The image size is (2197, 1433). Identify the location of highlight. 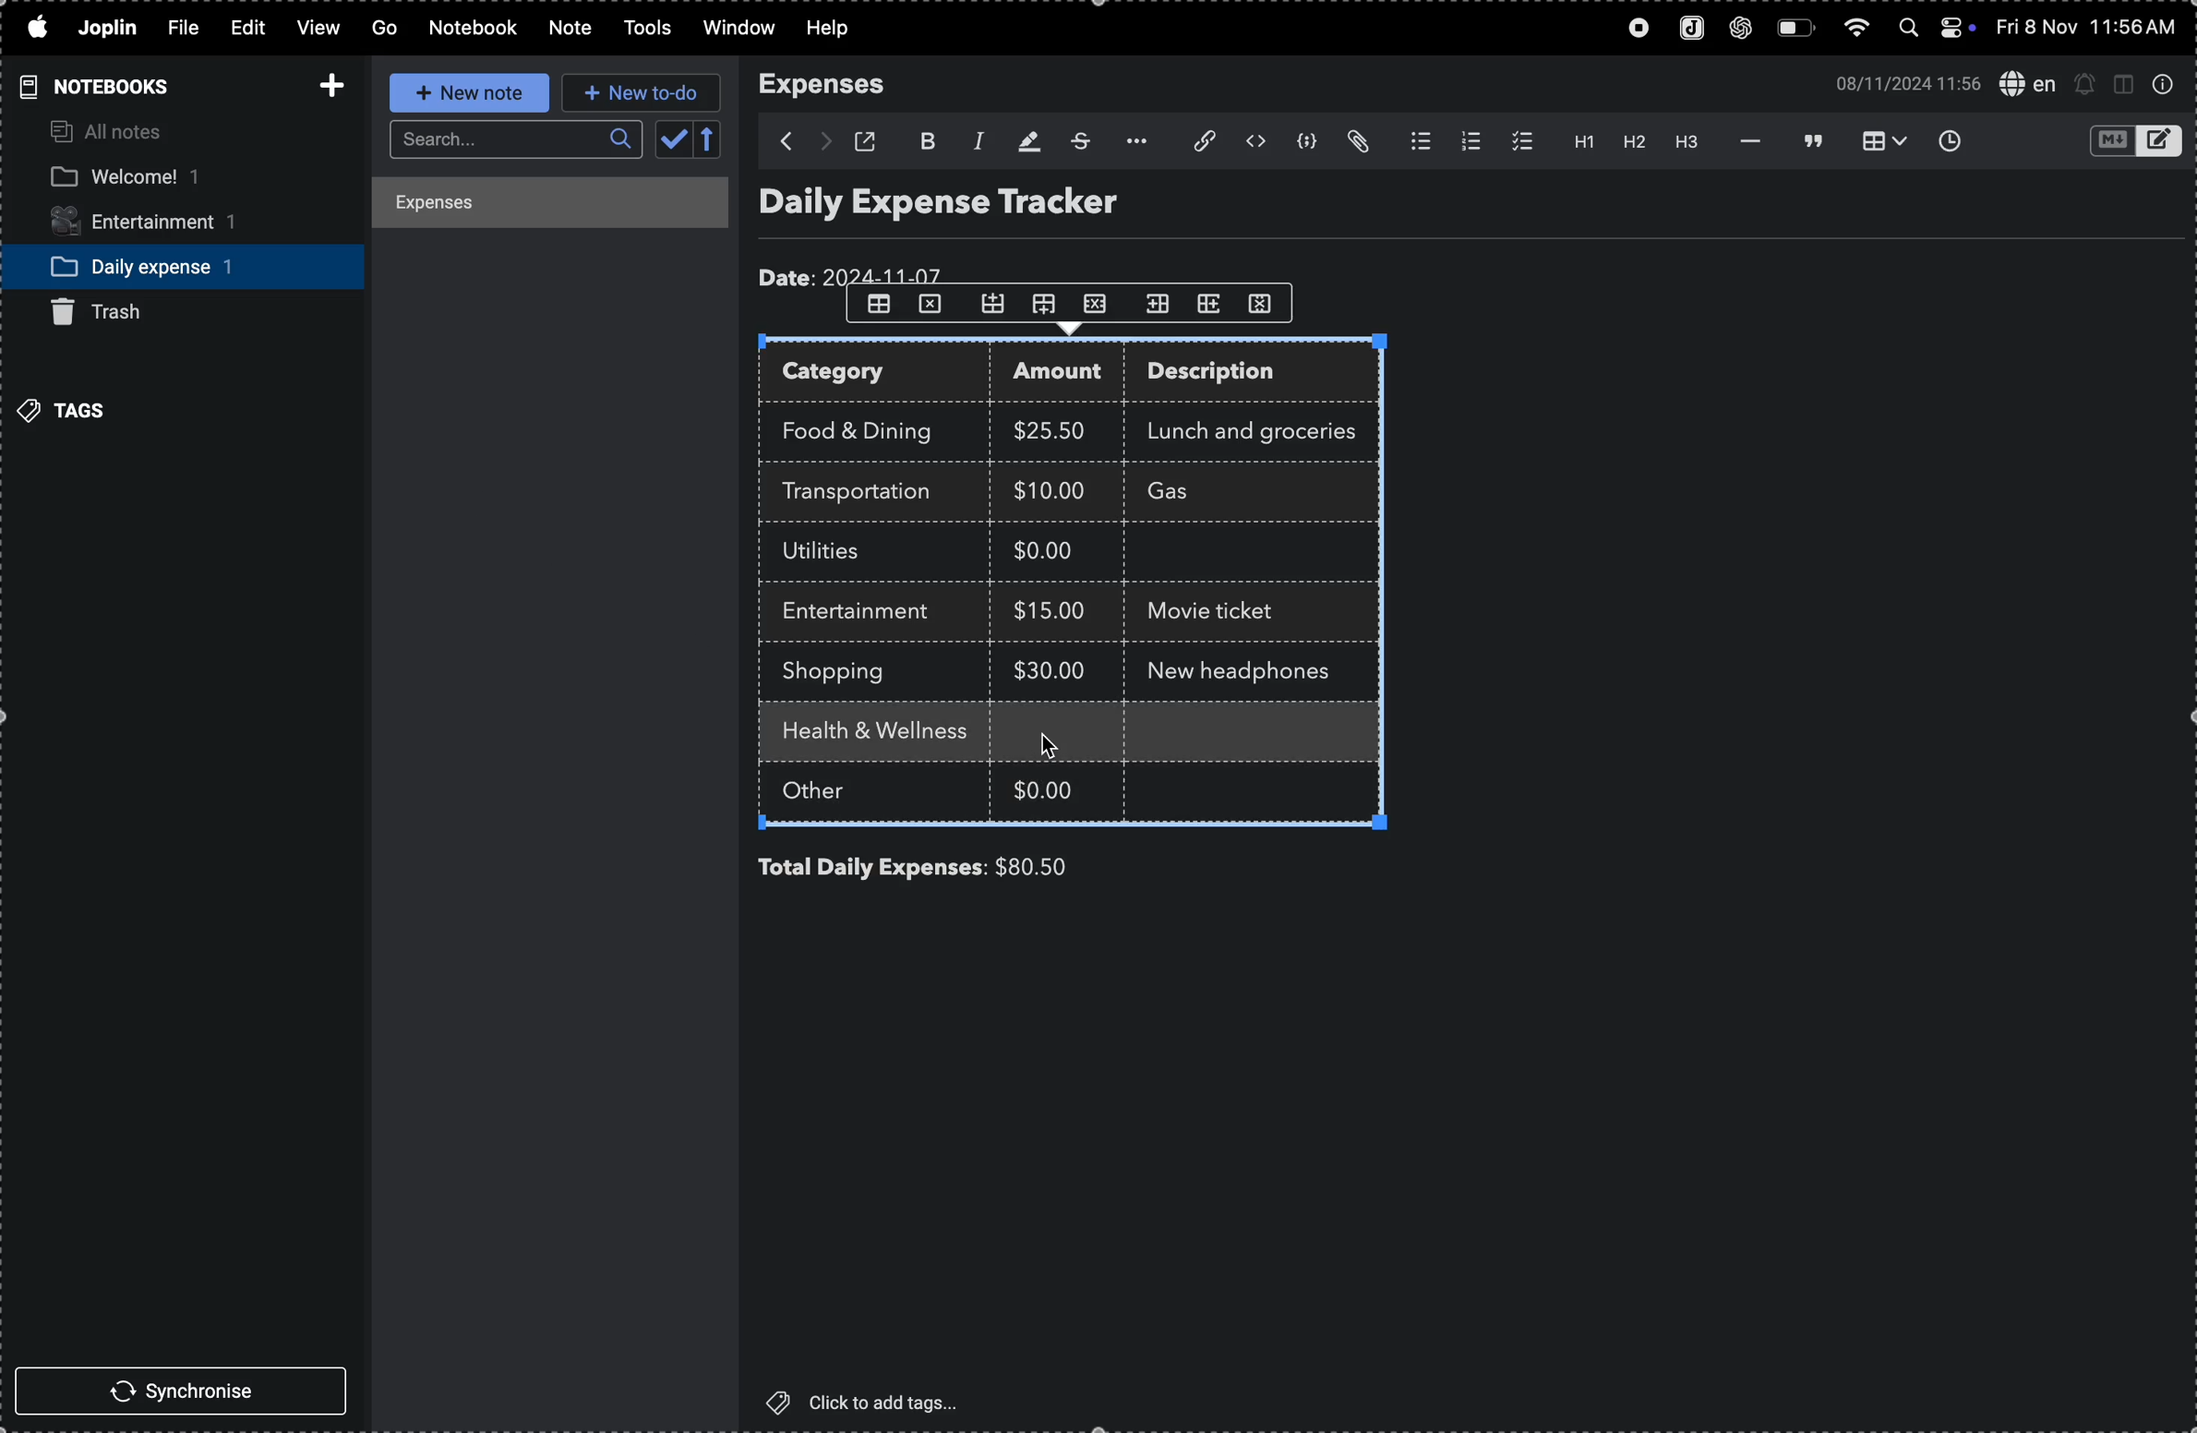
(1025, 139).